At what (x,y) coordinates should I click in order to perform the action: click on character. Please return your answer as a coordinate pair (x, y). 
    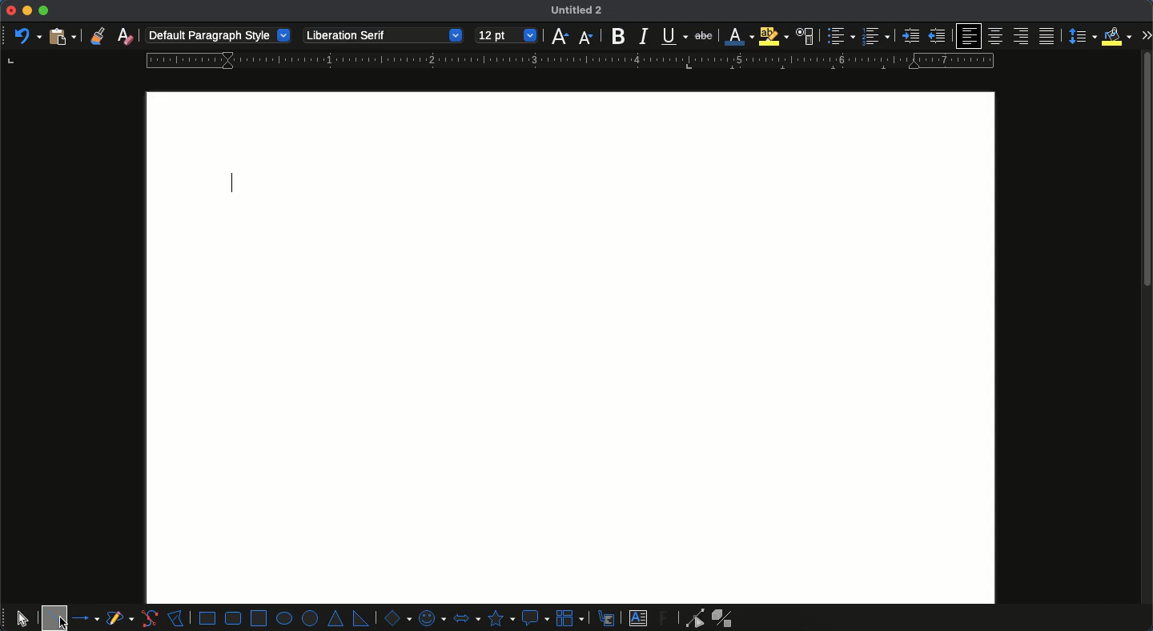
    Looking at the image, I should click on (805, 36).